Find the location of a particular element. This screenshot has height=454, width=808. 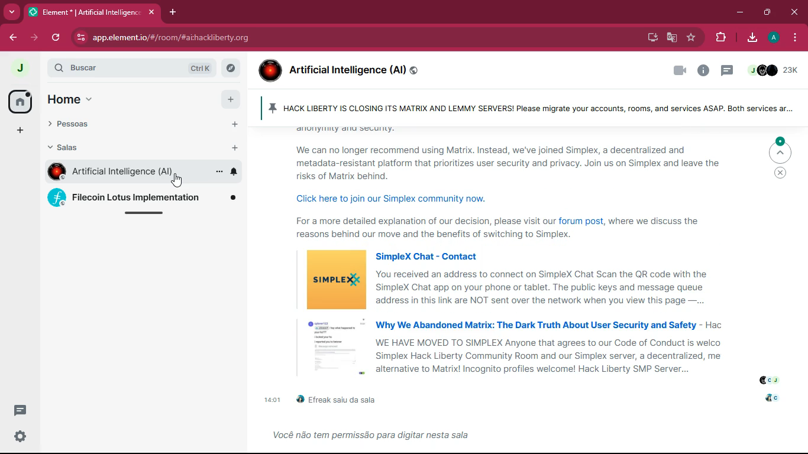

more is located at coordinates (215, 148).